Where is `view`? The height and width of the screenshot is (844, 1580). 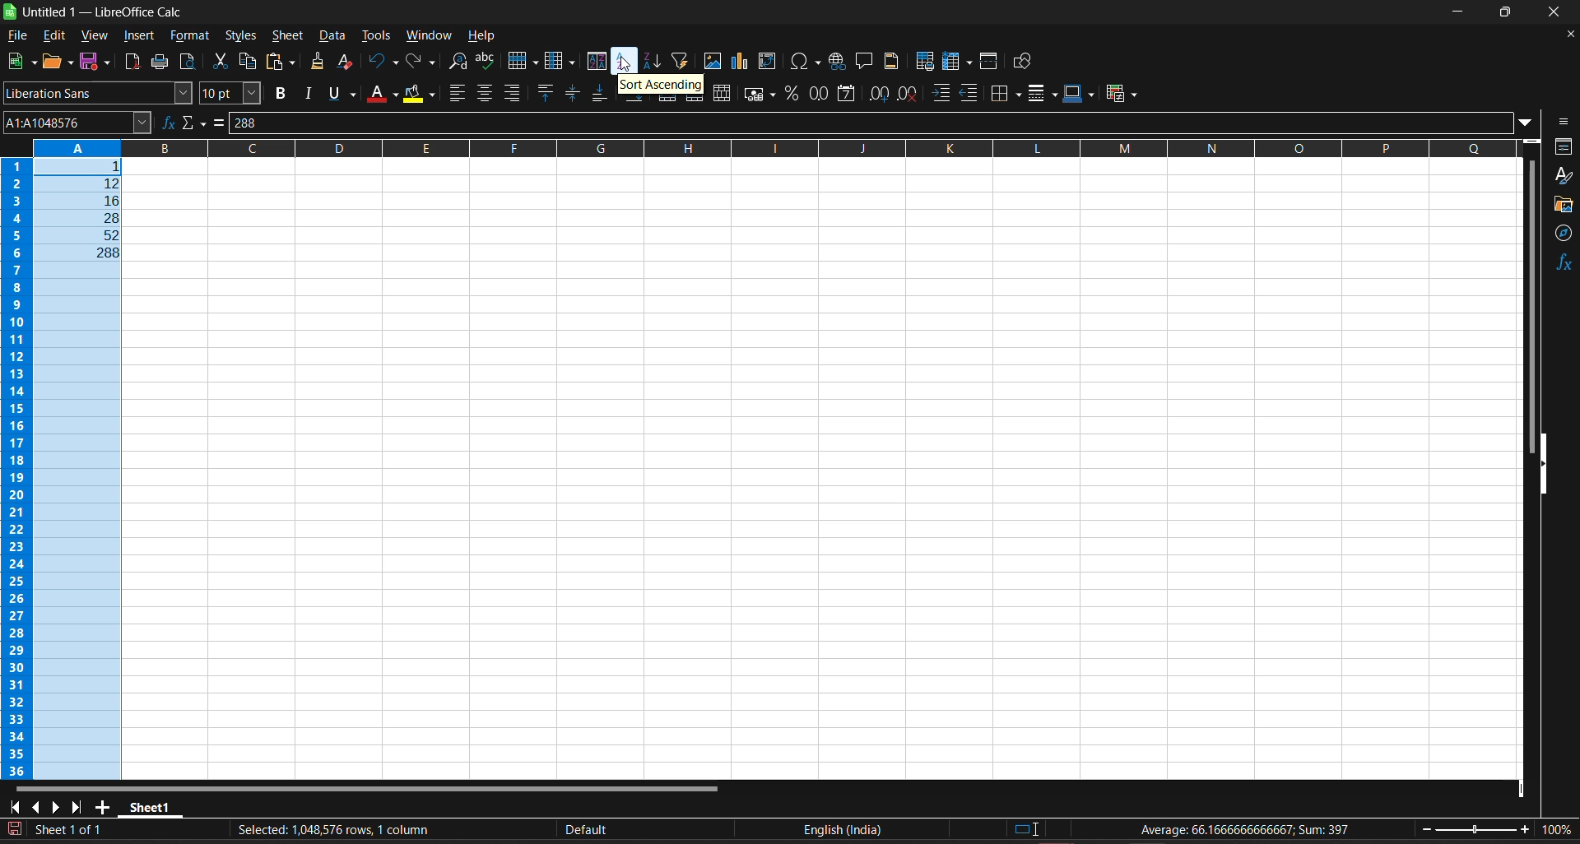
view is located at coordinates (94, 37).